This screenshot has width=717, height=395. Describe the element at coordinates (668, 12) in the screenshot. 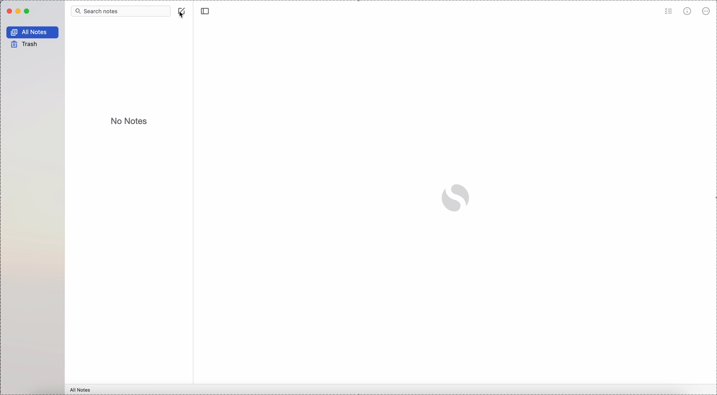

I see `check list` at that location.